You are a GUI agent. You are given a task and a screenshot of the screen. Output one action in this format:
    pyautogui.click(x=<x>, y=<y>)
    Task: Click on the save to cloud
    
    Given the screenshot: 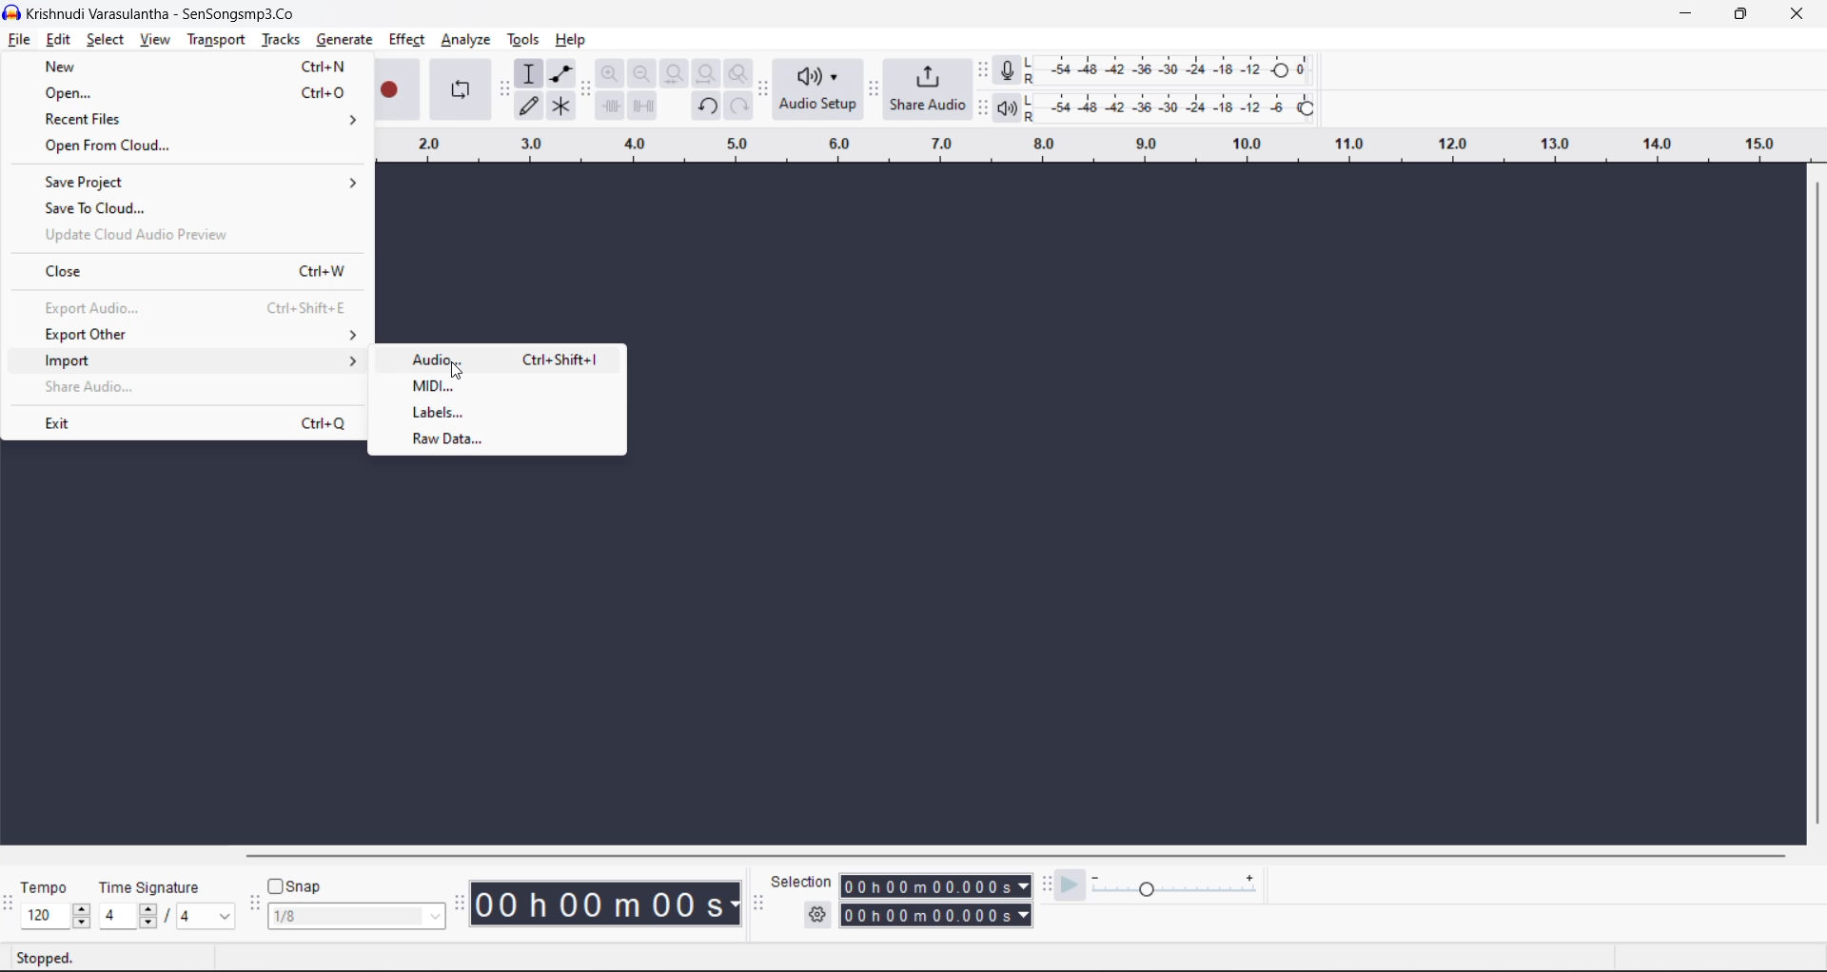 What is the action you would take?
    pyautogui.click(x=182, y=207)
    